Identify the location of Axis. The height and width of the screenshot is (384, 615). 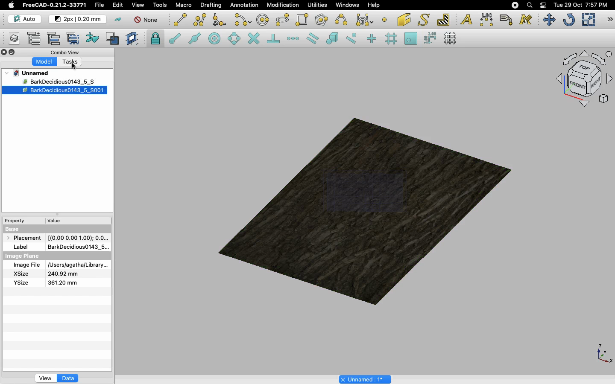
(603, 353).